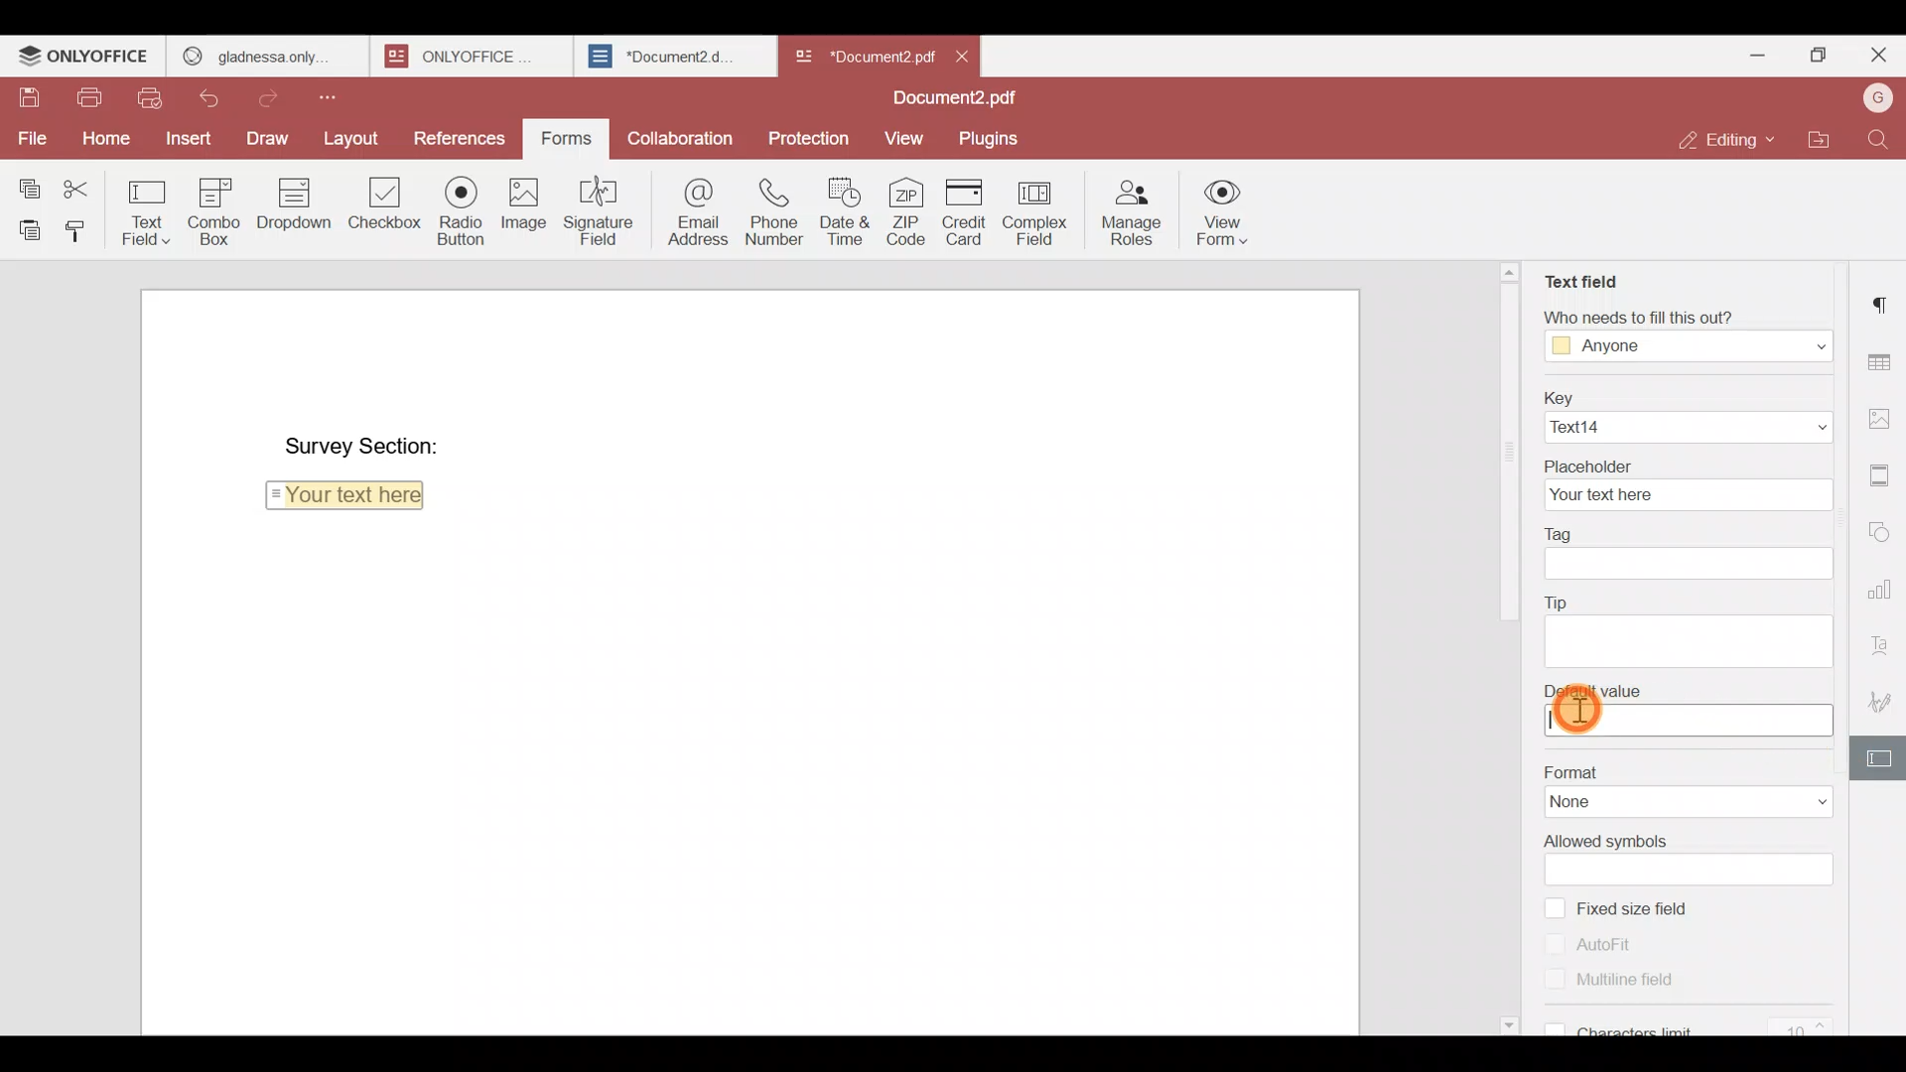 This screenshot has height=1072, width=1906. Describe the element at coordinates (1688, 722) in the screenshot. I see `textbox` at that location.